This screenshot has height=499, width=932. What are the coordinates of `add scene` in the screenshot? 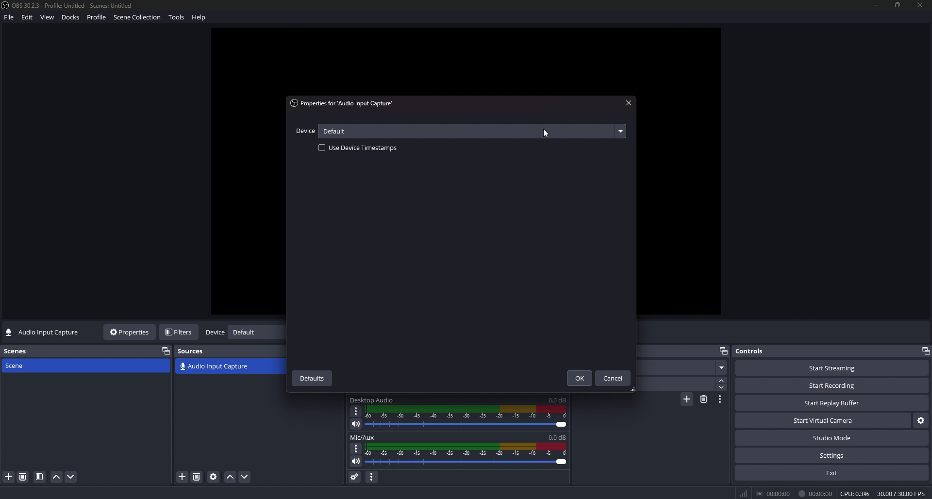 It's located at (9, 477).